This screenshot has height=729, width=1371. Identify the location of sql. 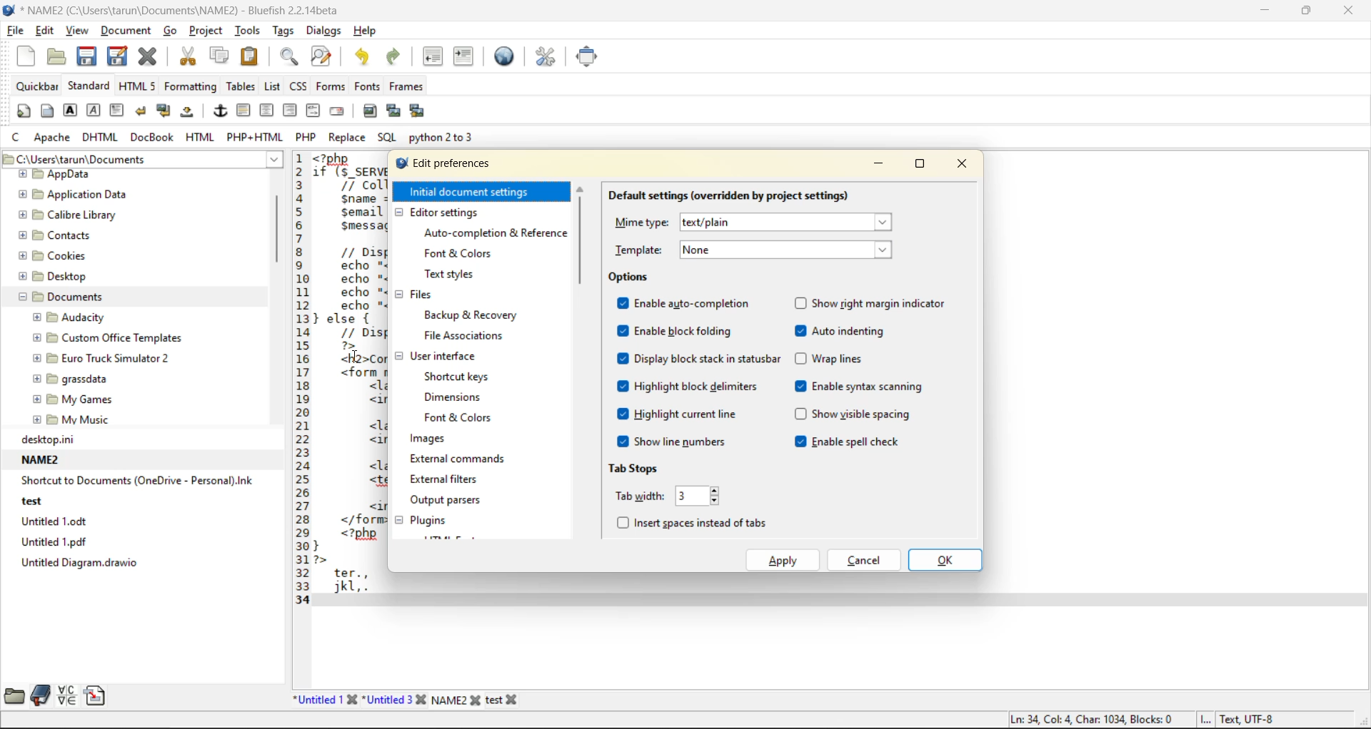
(388, 137).